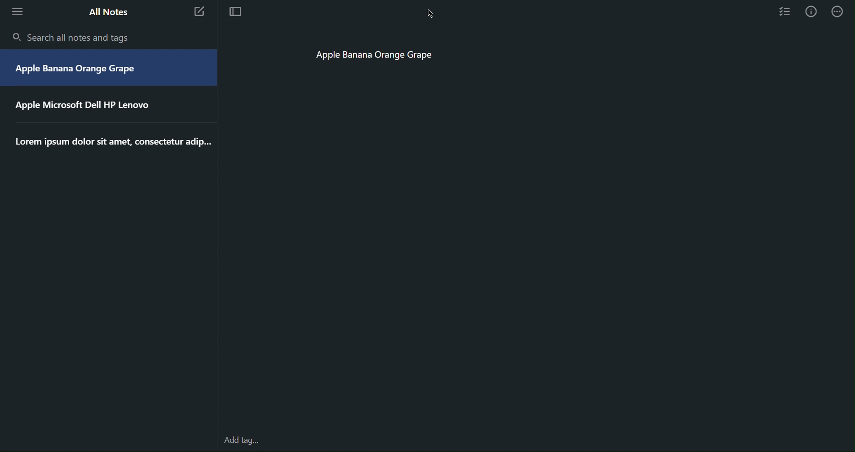 The height and width of the screenshot is (452, 855). I want to click on All Notes, so click(107, 12).